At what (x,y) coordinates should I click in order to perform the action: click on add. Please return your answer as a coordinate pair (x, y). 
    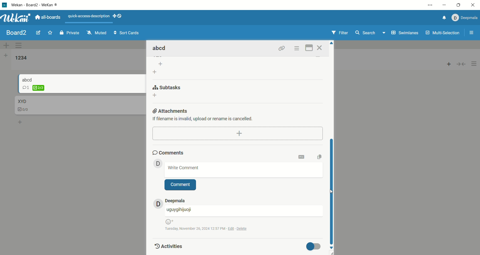
    Looking at the image, I should click on (156, 96).